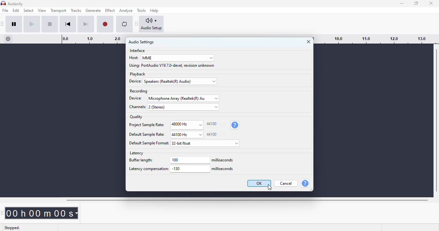 Image resolution: width=439 pixels, height=231 pixels. I want to click on quality, so click(136, 117).